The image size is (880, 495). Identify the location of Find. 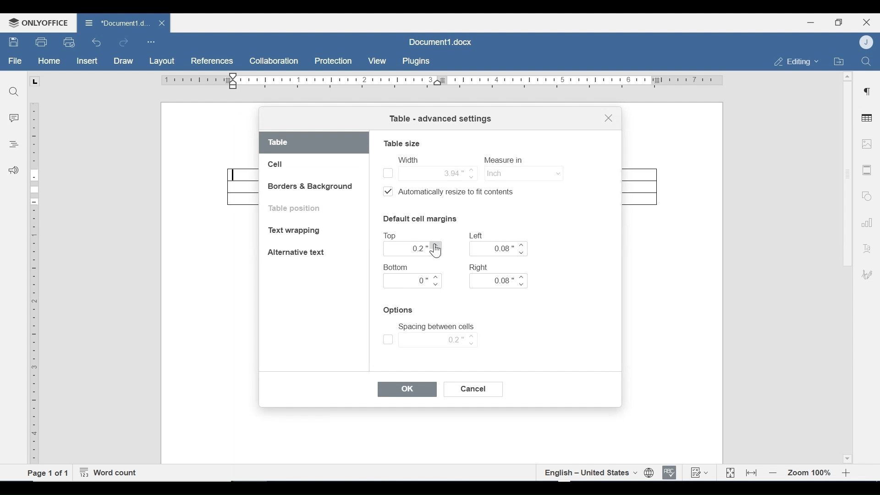
(13, 90).